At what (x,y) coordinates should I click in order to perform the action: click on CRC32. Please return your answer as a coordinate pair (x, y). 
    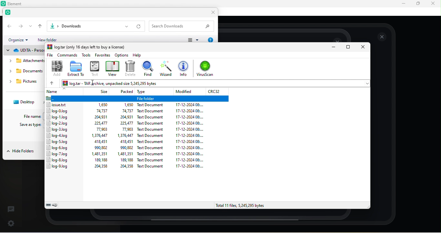
    Looking at the image, I should click on (218, 92).